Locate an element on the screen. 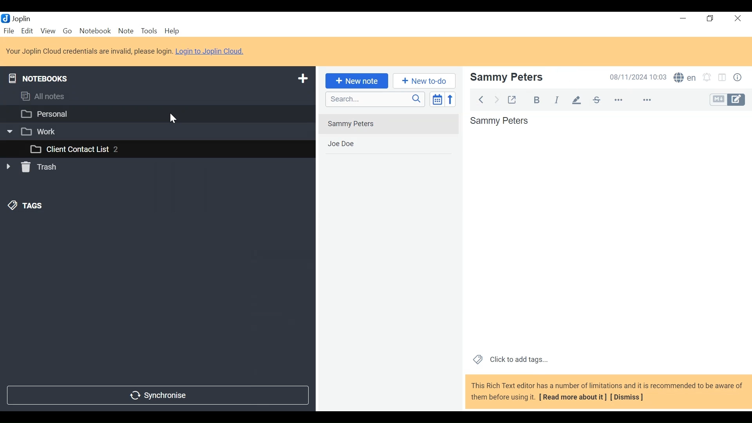 This screenshot has width=752, height=423. Joe Doe is located at coordinates (390, 145).